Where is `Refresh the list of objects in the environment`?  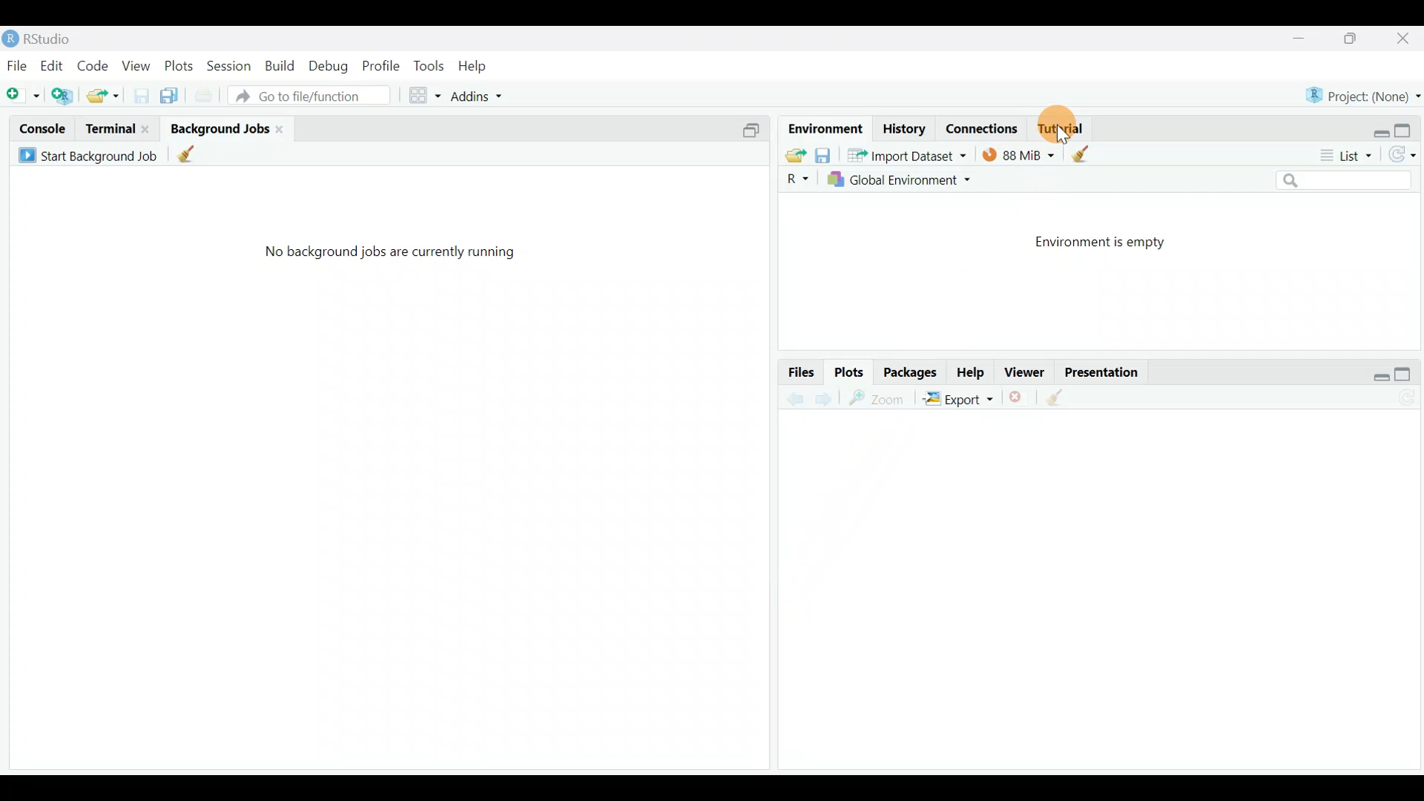 Refresh the list of objects in the environment is located at coordinates (1405, 154).